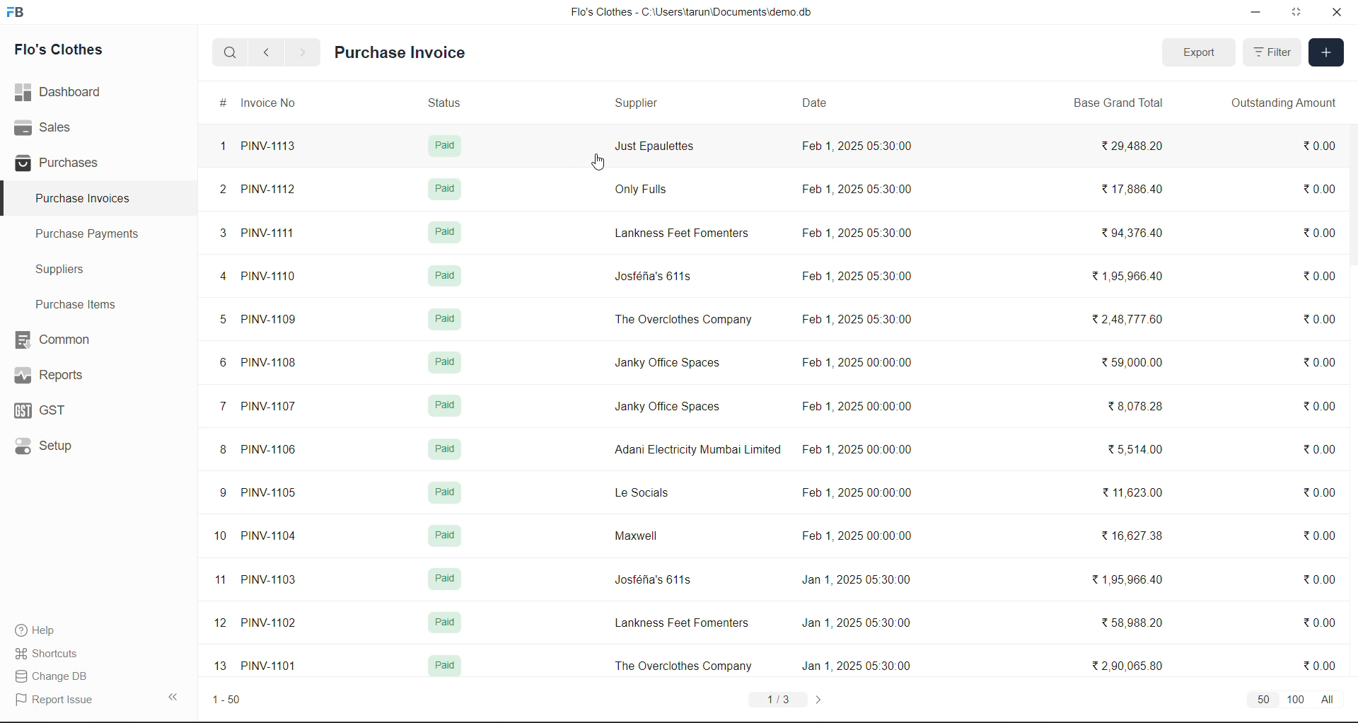  What do you see at coordinates (215, 103) in the screenshot?
I see `#` at bounding box center [215, 103].